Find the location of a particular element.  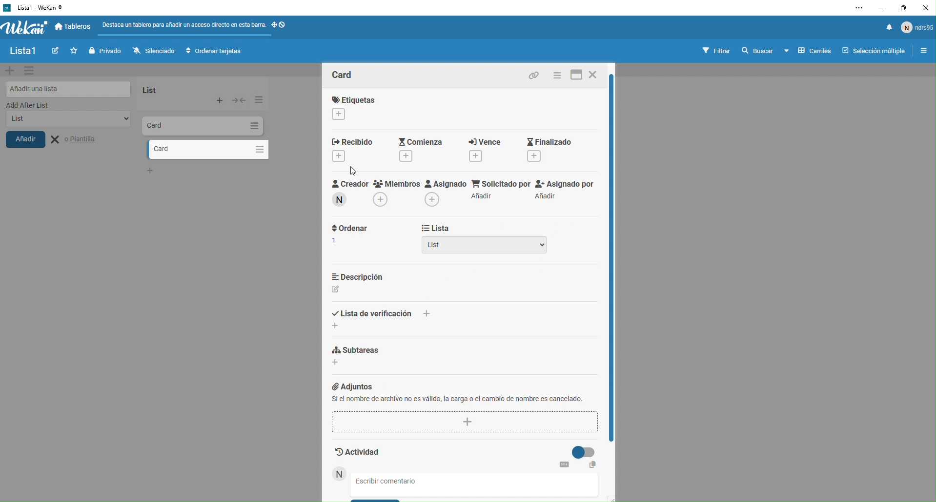

card is located at coordinates (350, 74).